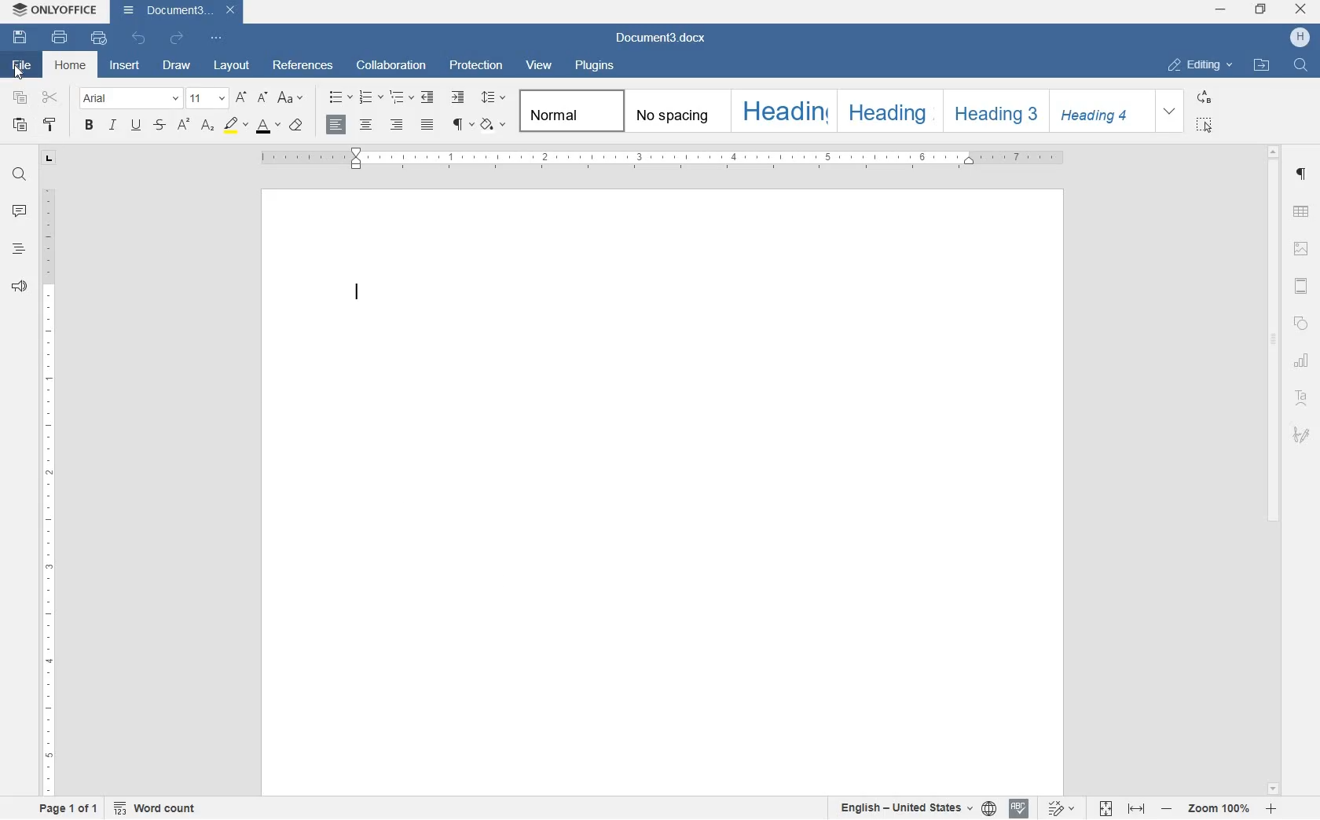 This screenshot has height=820, width=1320. I want to click on draw, so click(178, 65).